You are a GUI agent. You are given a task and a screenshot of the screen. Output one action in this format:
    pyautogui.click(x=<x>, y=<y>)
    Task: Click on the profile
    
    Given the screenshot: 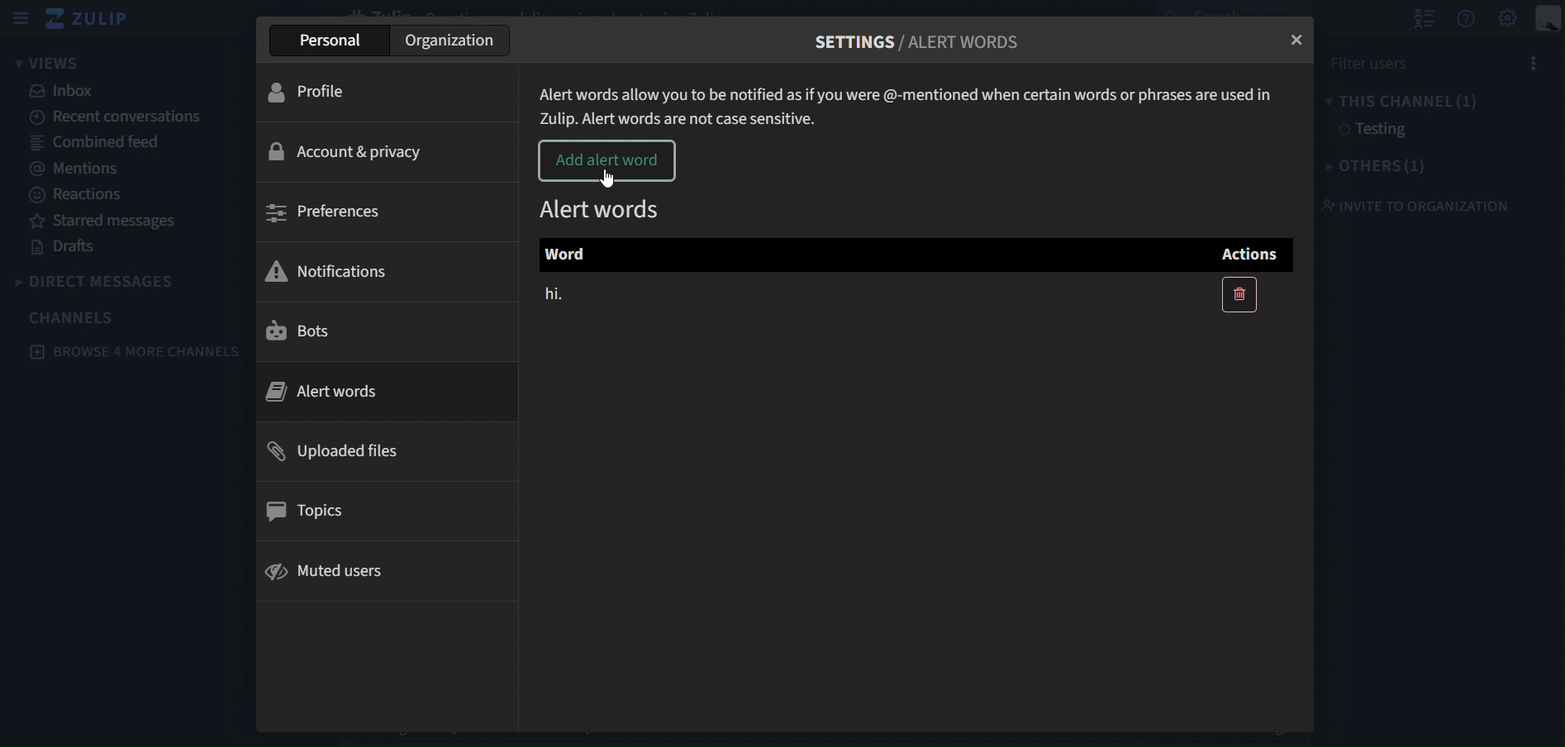 What is the action you would take?
    pyautogui.click(x=326, y=92)
    